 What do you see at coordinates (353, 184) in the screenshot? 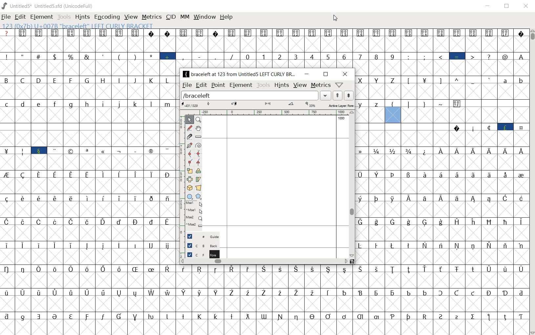
I see `scrollbar` at bounding box center [353, 184].